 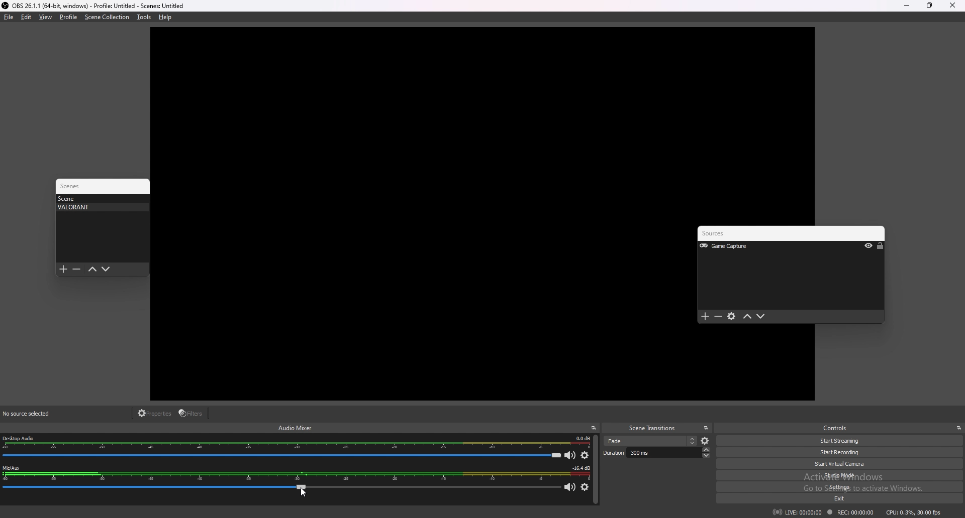 I want to click on mic/aux settings, so click(x=585, y=487).